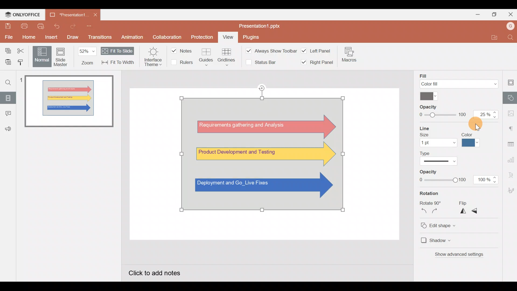 The height and width of the screenshot is (291, 517). What do you see at coordinates (495, 15) in the screenshot?
I see `Maximize` at bounding box center [495, 15].